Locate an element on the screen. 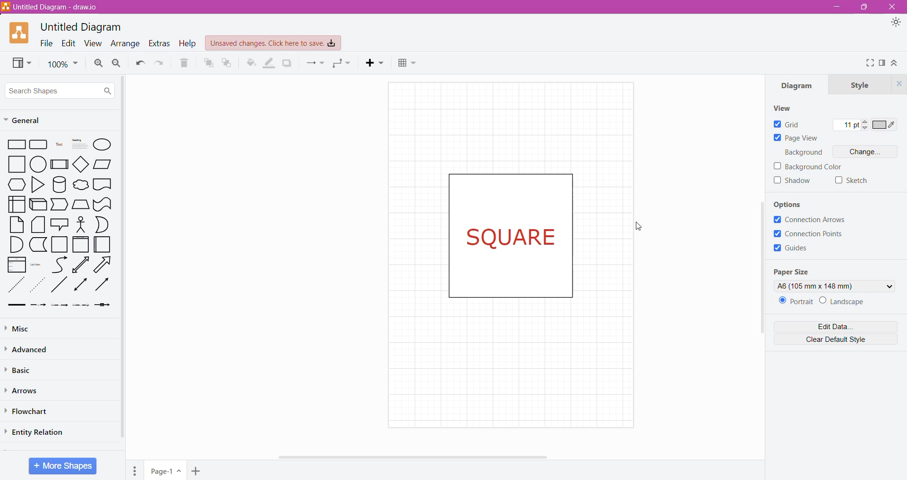  View is located at coordinates (21, 62).